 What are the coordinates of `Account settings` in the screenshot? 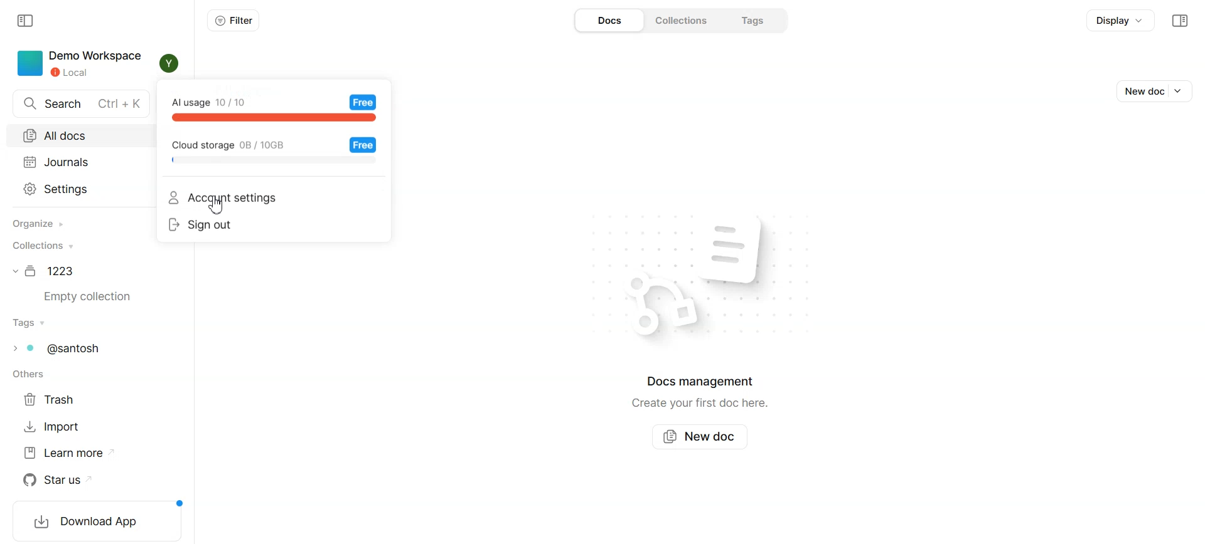 It's located at (273, 198).